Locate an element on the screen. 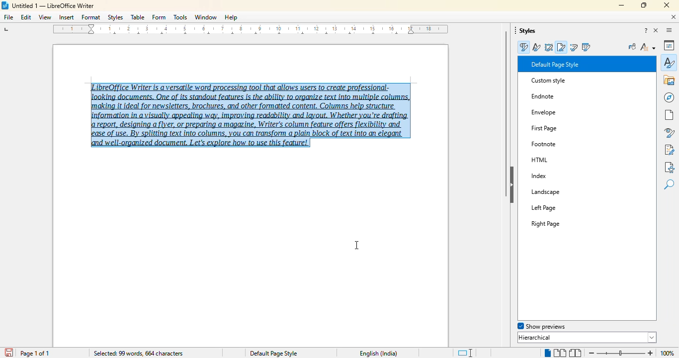 The image size is (679, 358). 100% (change zoom level) is located at coordinates (669, 354).